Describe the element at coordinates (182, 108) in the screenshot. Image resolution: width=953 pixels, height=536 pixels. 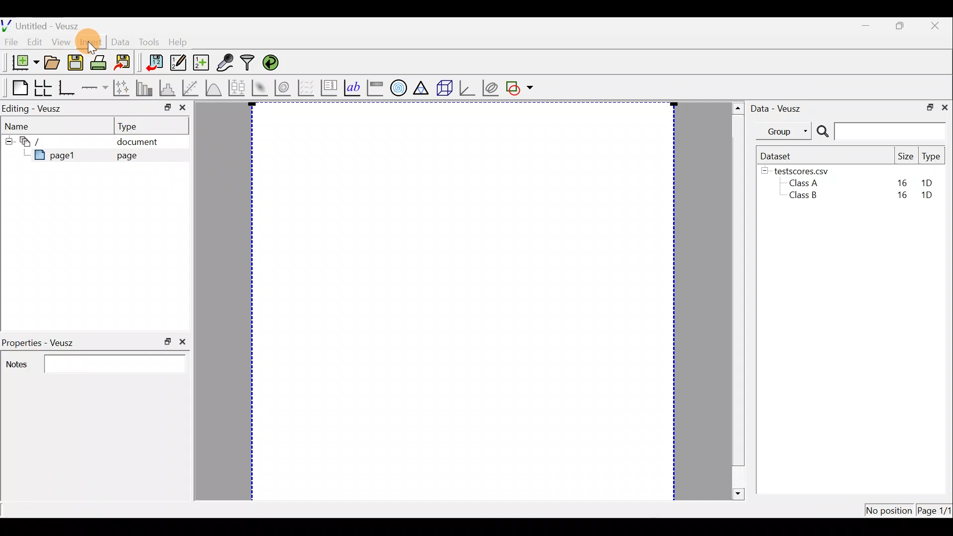
I see `close` at that location.